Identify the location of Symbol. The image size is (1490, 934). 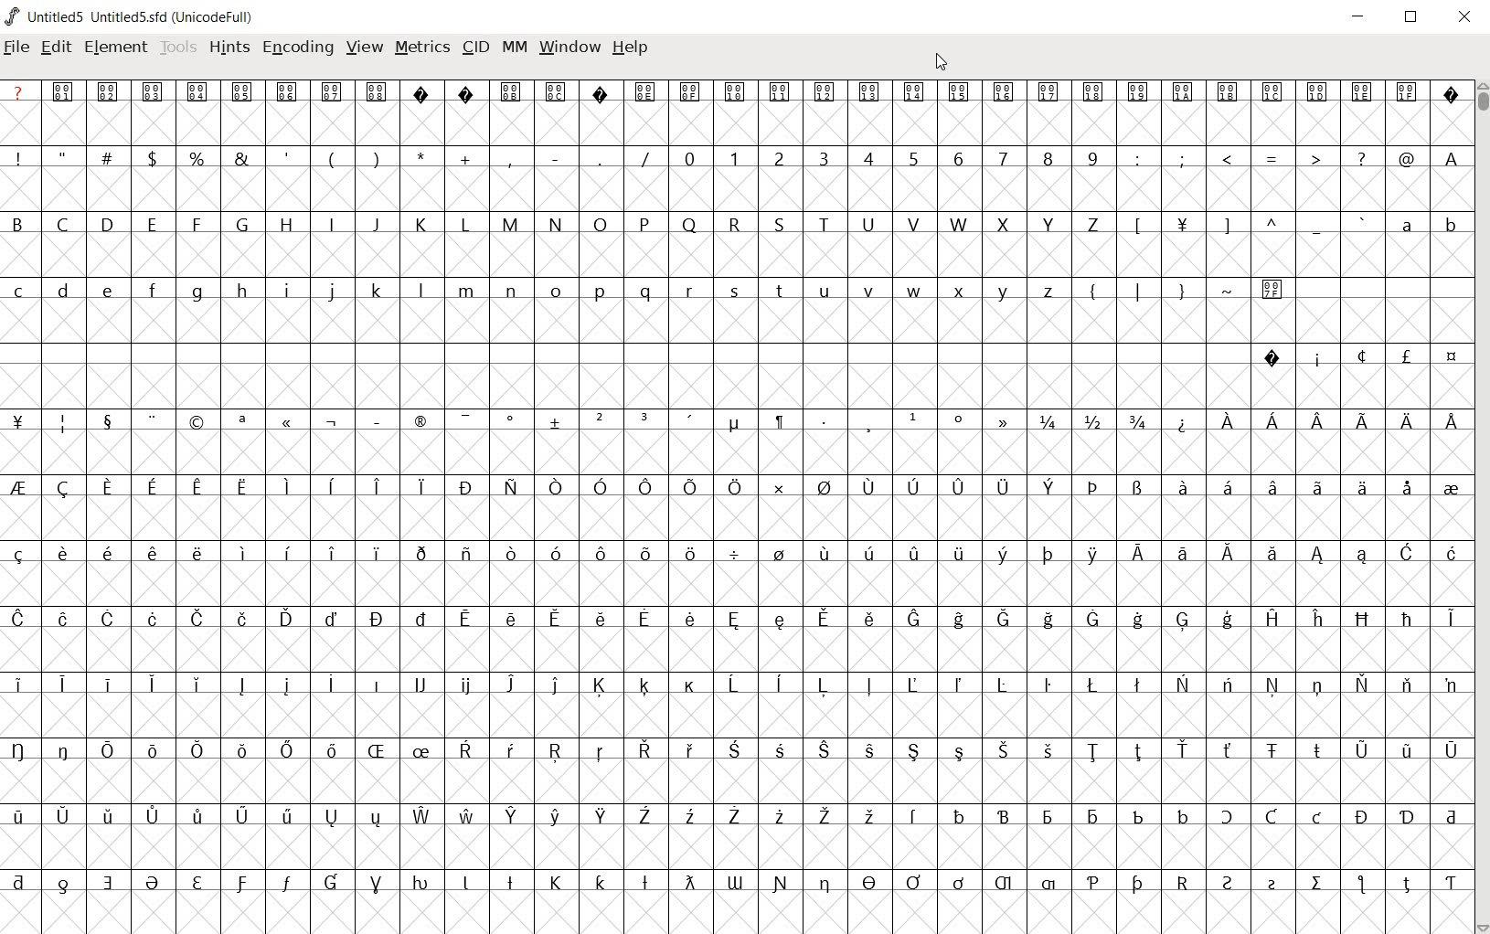
(553, 619).